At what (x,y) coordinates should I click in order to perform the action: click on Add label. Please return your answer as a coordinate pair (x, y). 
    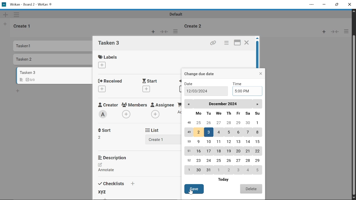
    Looking at the image, I should click on (105, 66).